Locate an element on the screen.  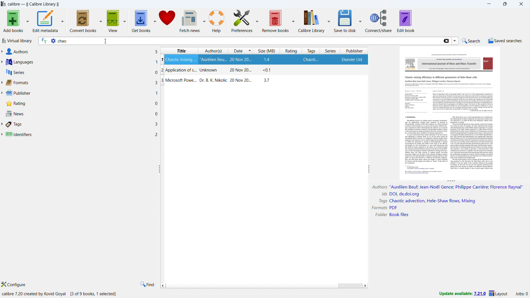
configure is located at coordinates (14, 284).